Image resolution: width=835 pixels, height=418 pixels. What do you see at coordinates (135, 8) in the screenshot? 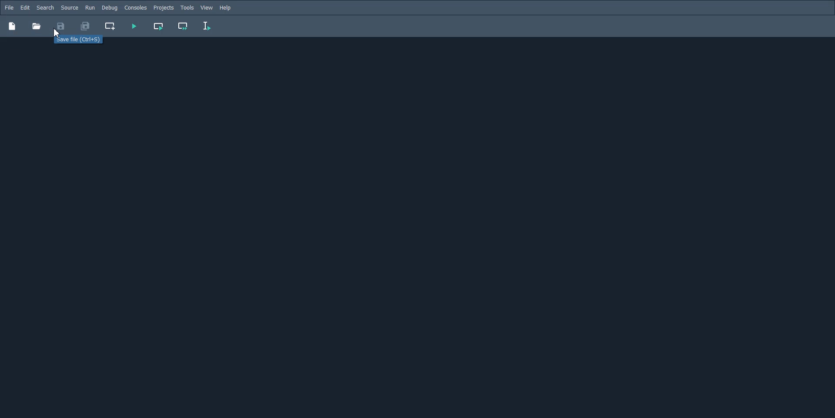
I see `Console` at bounding box center [135, 8].